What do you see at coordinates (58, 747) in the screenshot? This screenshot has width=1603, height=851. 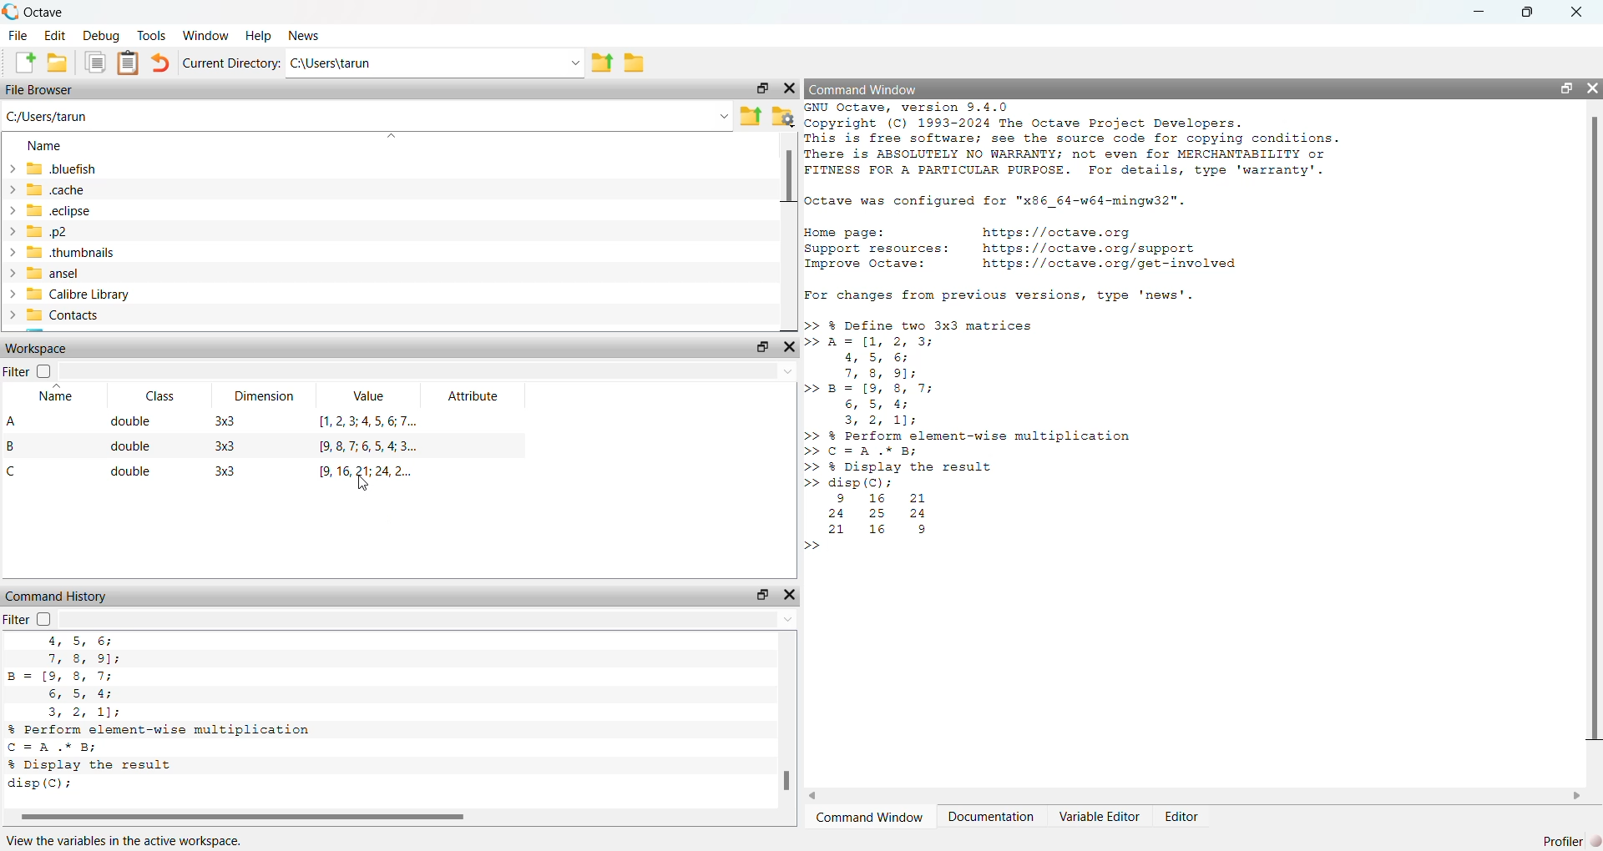 I see `C =A .* B;` at bounding box center [58, 747].